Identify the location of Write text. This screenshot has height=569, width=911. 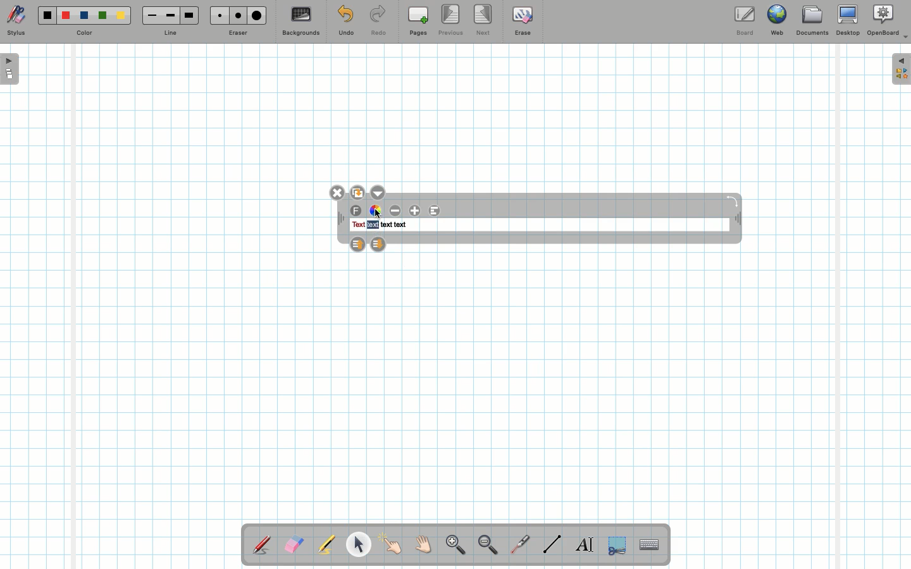
(586, 542).